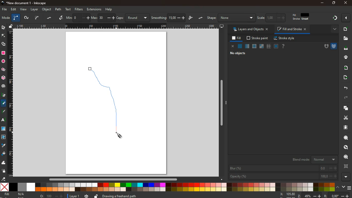 This screenshot has height=198, width=352. Describe the element at coordinates (232, 46) in the screenshot. I see `close` at that location.